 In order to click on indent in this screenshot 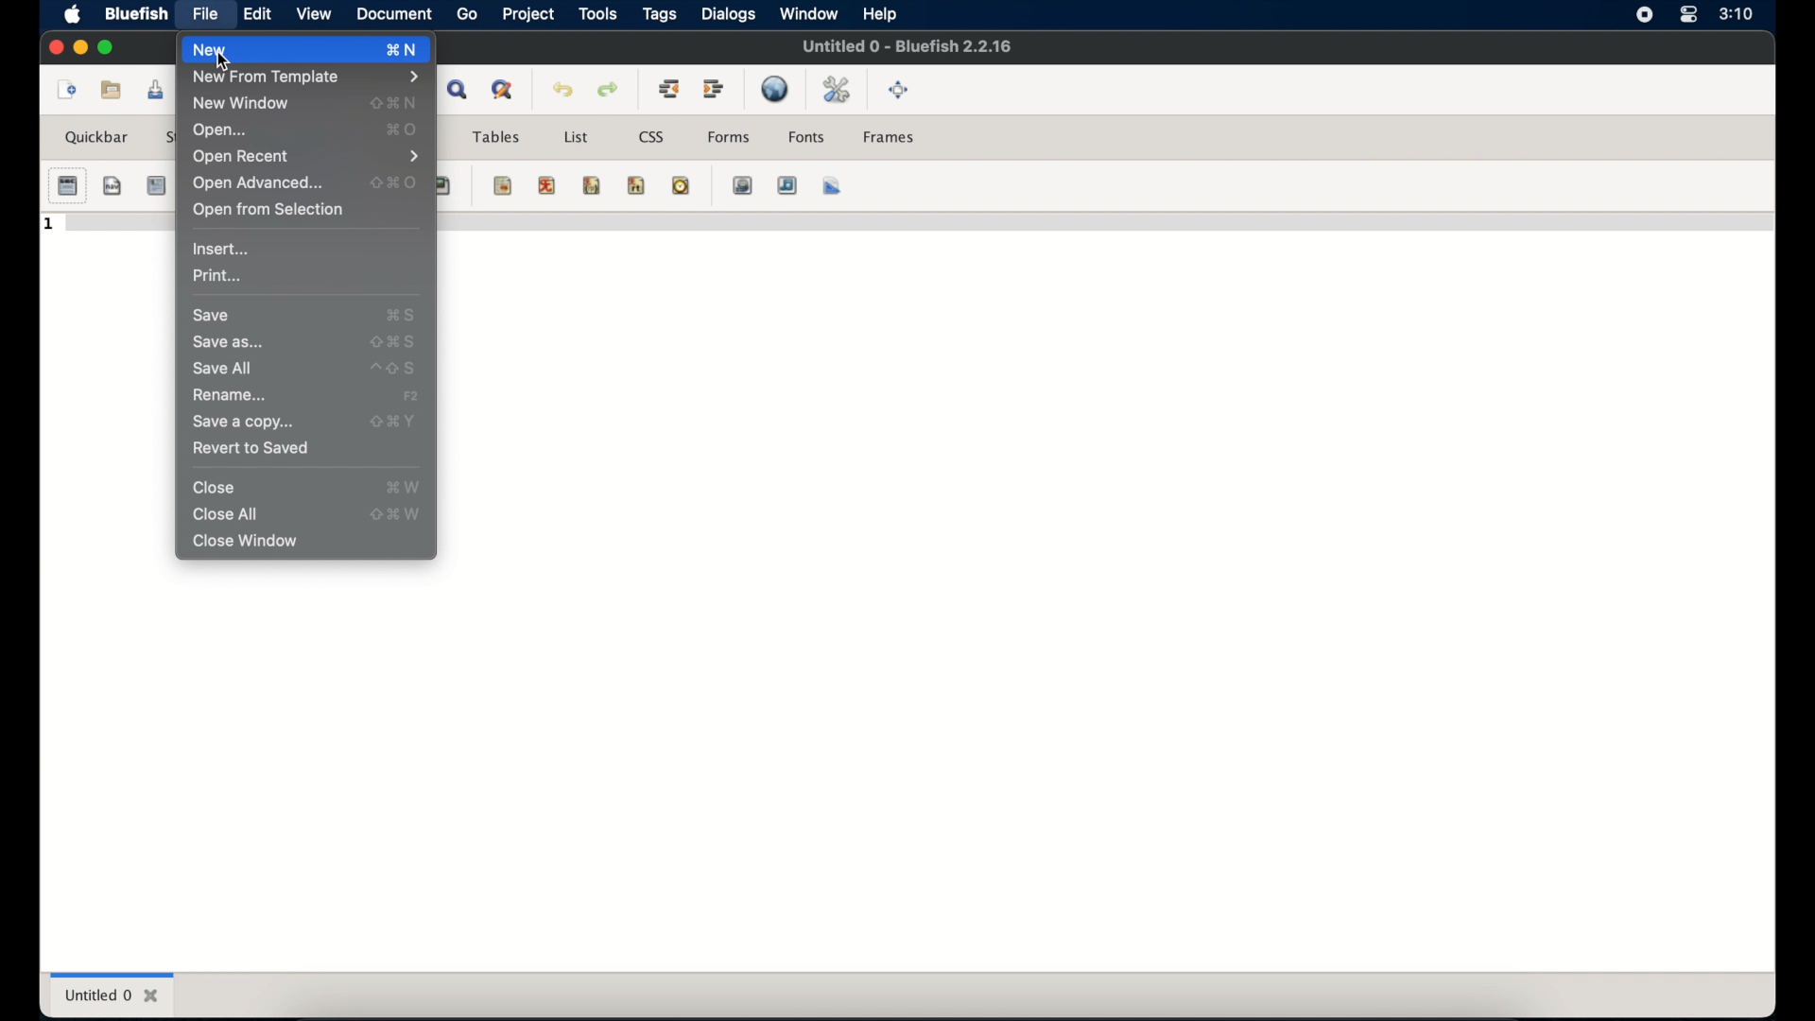, I will do `click(715, 89)`.